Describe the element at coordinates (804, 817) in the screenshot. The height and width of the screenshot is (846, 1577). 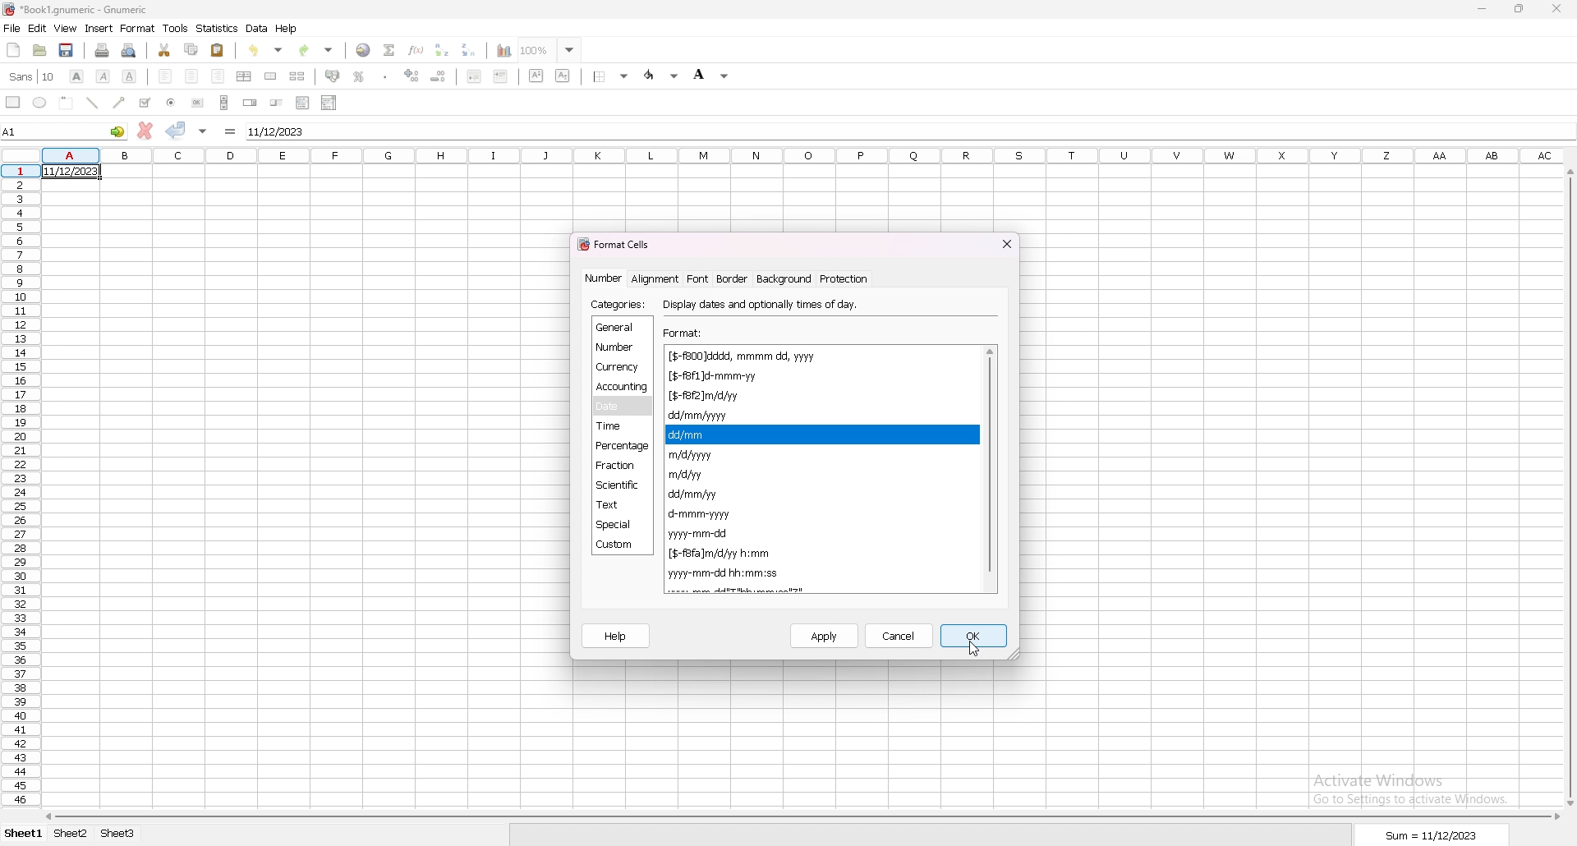
I see `scroll bar` at that location.